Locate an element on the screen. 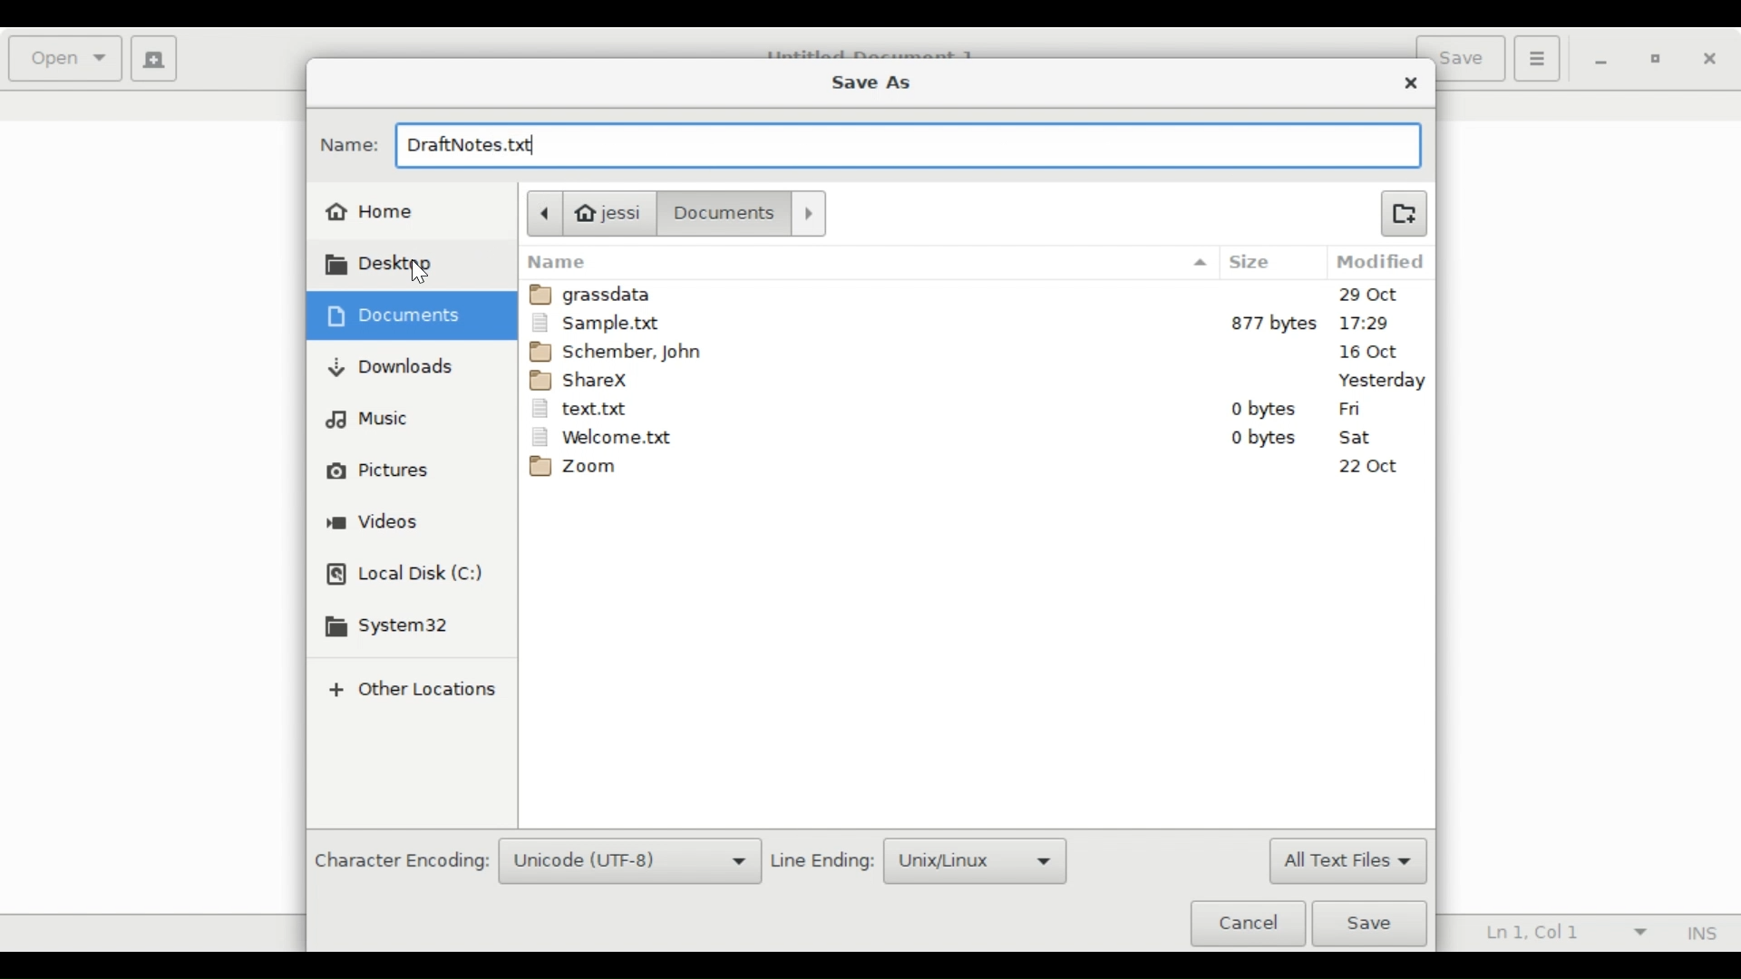 This screenshot has height=979, width=1741. Cancel is located at coordinates (1247, 922).